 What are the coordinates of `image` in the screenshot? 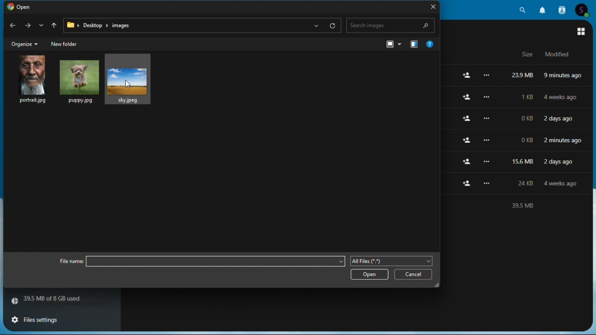 It's located at (31, 80).